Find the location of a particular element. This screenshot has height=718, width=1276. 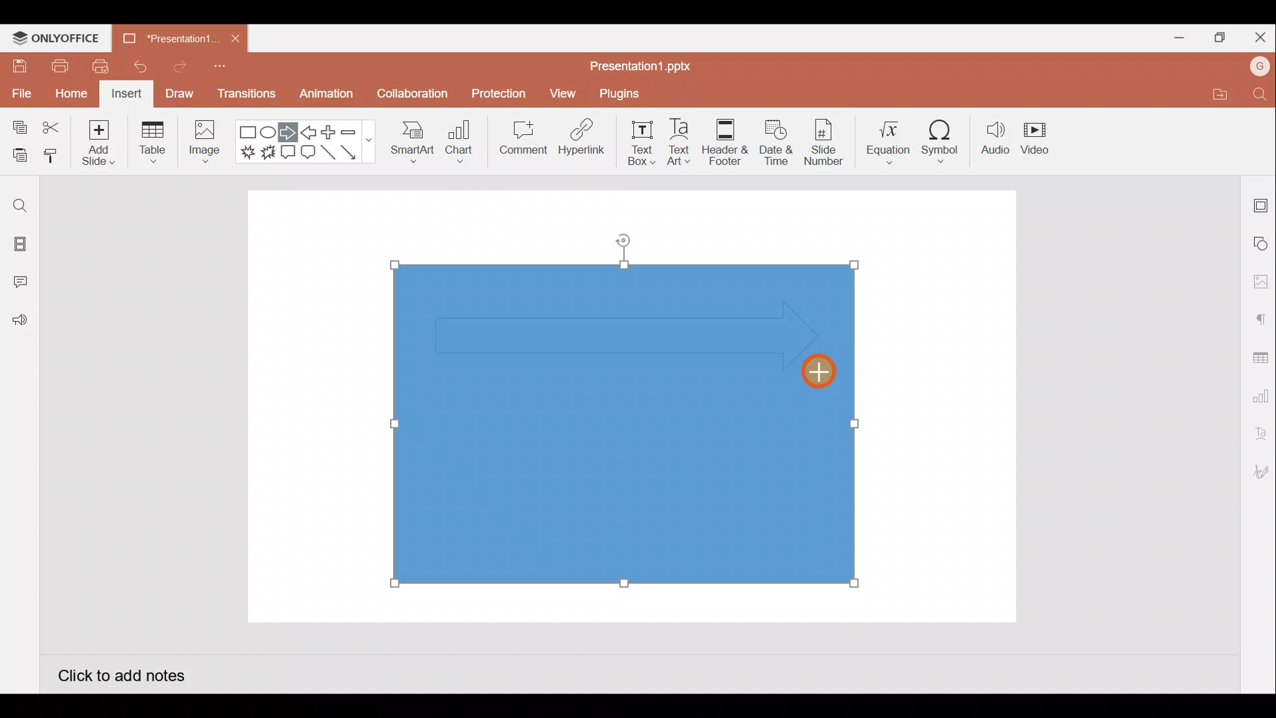

Image settings is located at coordinates (1261, 282).